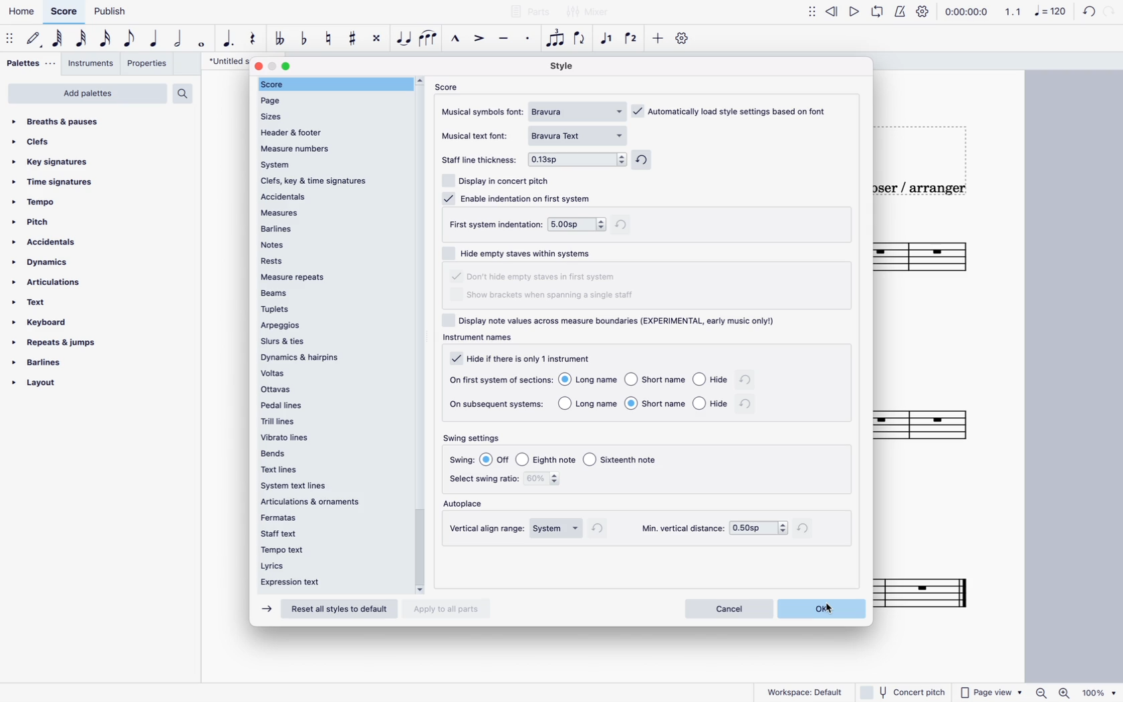  Describe the element at coordinates (681, 529) in the screenshot. I see `min vertical distance` at that location.